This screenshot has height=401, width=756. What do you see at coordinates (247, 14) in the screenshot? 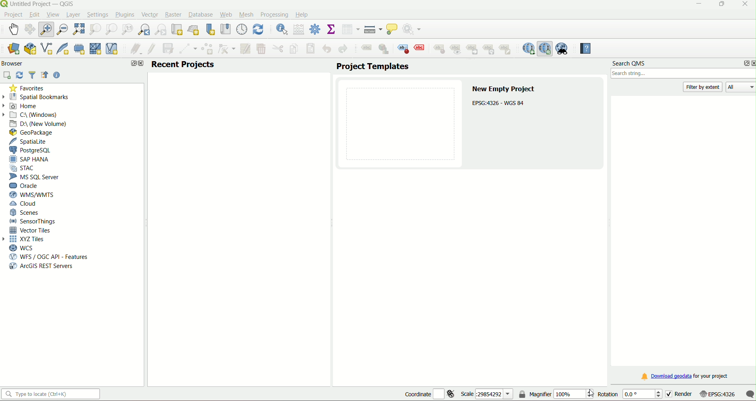
I see `mesh` at bounding box center [247, 14].